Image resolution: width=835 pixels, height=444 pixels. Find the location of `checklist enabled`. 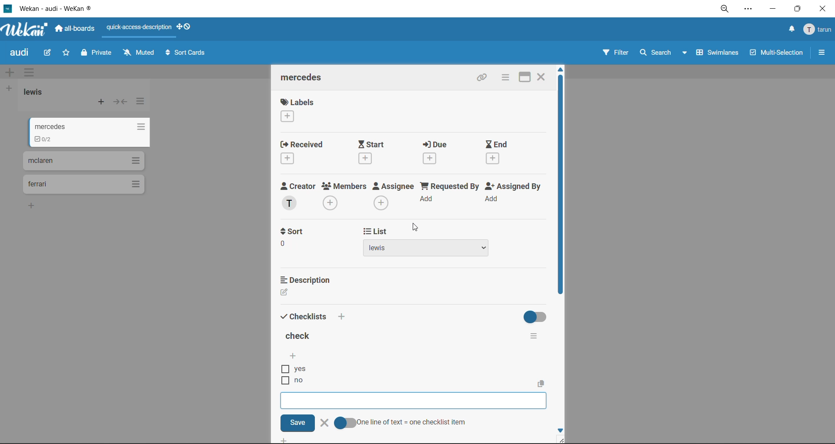

checklist enabled is located at coordinates (43, 140).